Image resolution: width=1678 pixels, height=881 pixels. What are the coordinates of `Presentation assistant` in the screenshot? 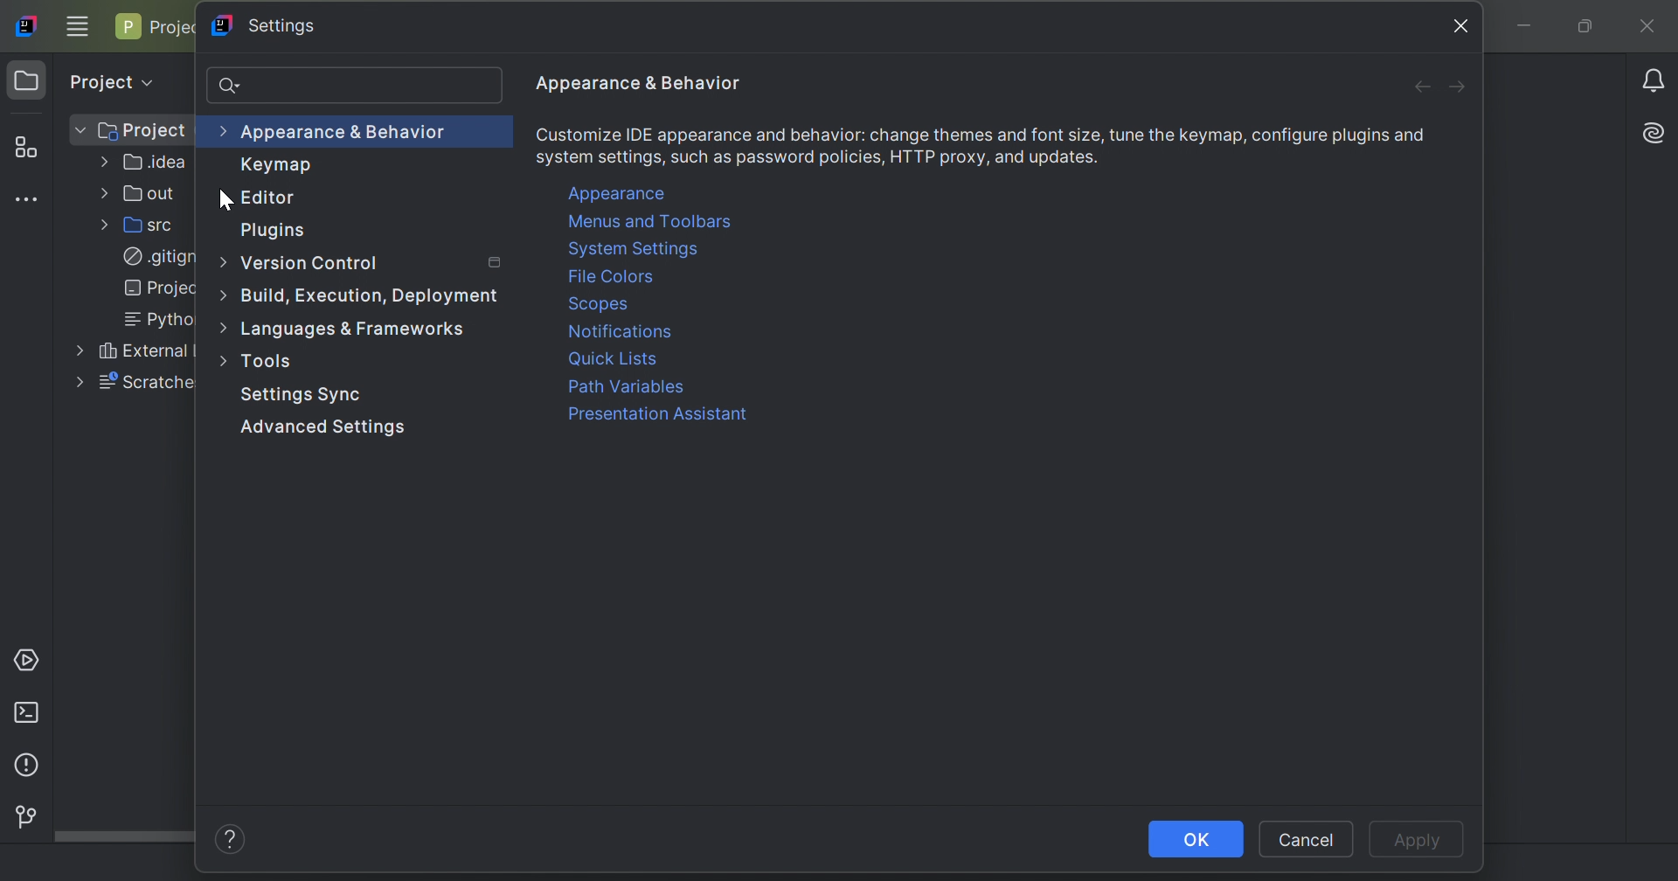 It's located at (656, 417).